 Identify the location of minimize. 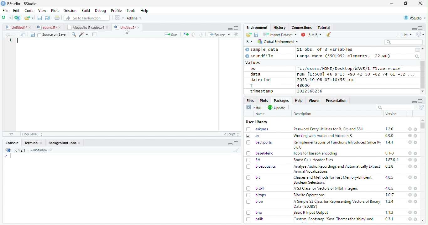
(414, 101).